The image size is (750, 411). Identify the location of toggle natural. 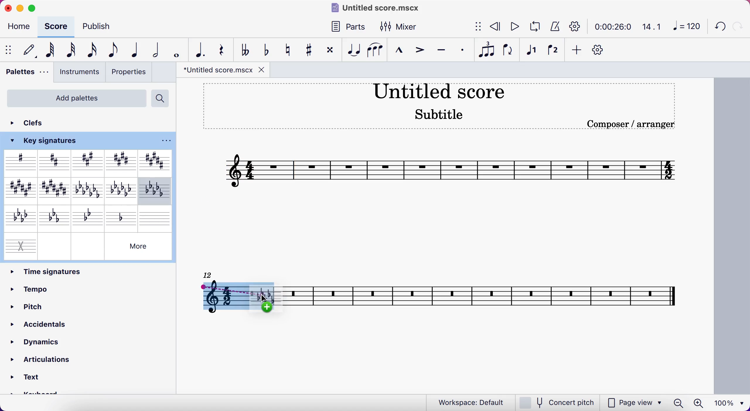
(289, 51).